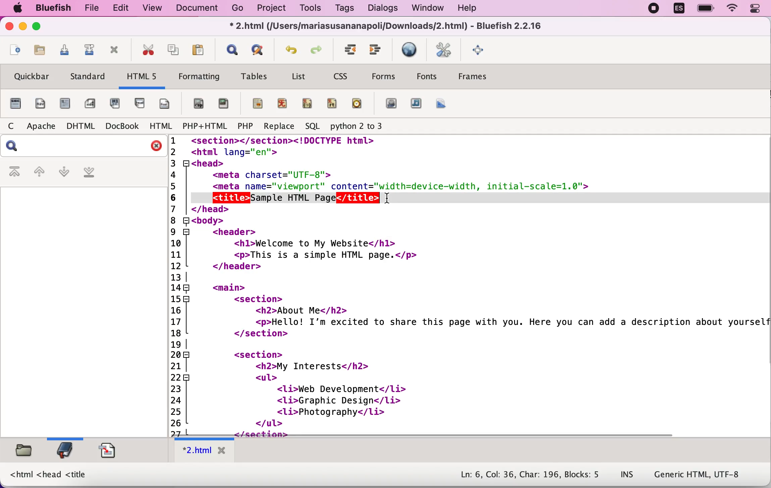 The image size is (771, 488). What do you see at coordinates (700, 476) in the screenshot?
I see `Generic HTML, UTF-8` at bounding box center [700, 476].